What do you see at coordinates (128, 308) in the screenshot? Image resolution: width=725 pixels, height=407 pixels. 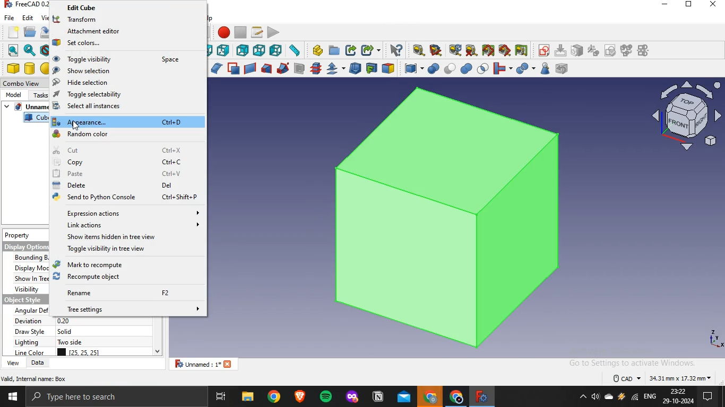 I see `tree settings` at bounding box center [128, 308].